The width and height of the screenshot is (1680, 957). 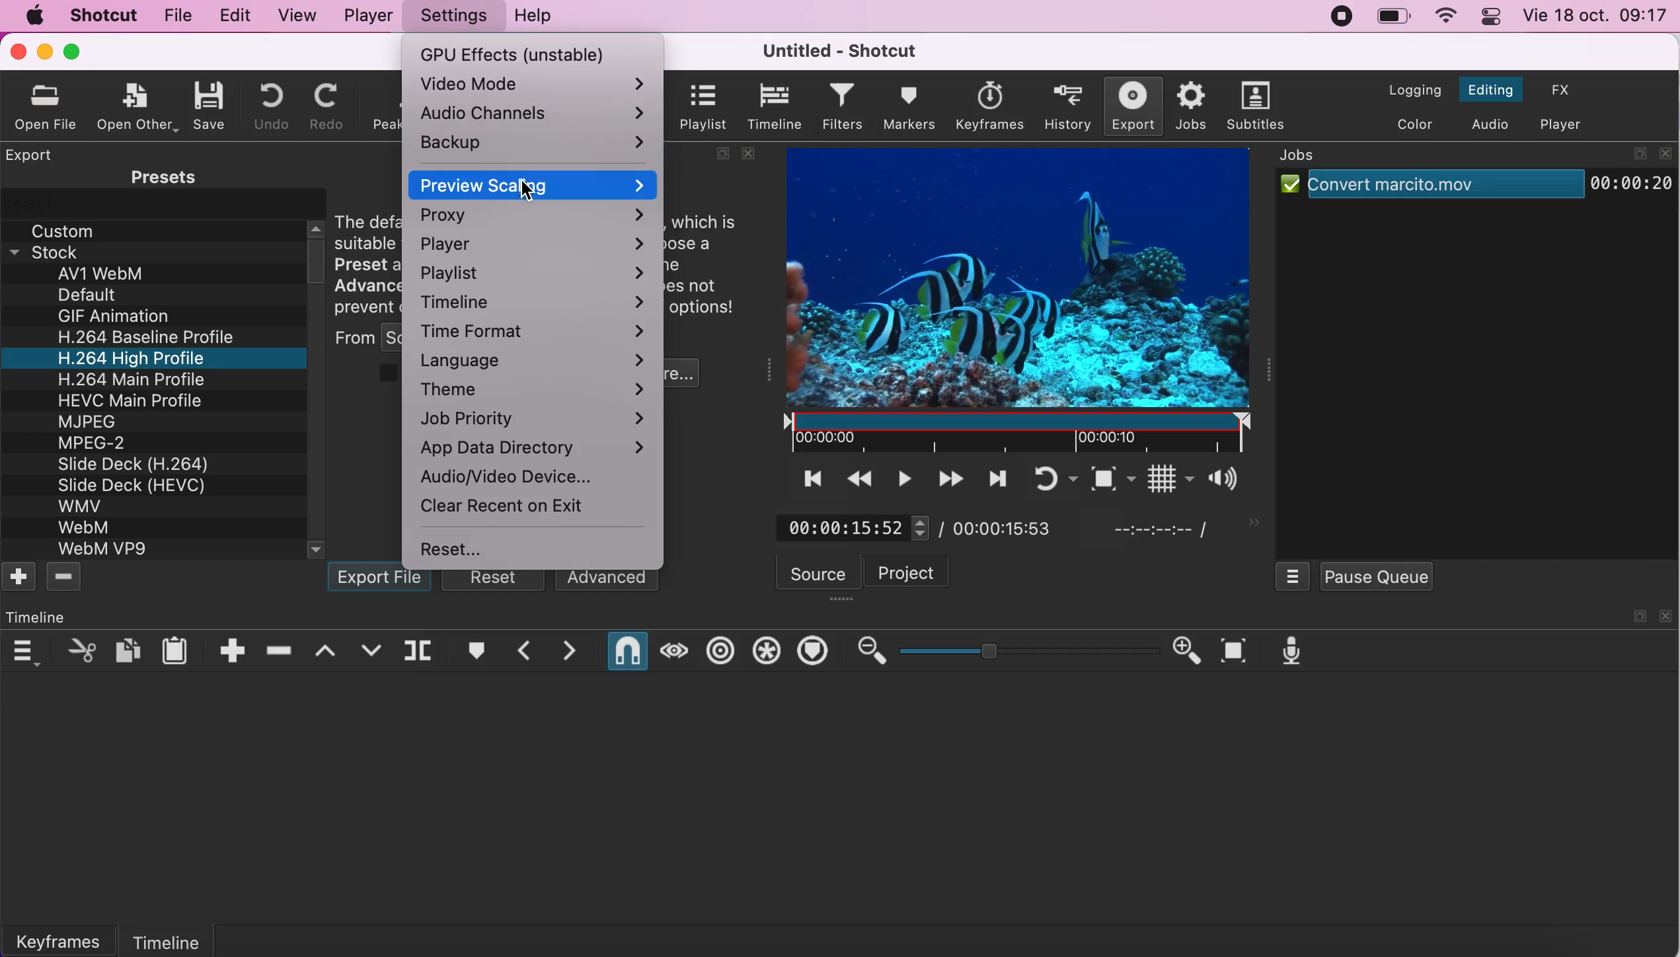 I want to click on battery, so click(x=1393, y=17).